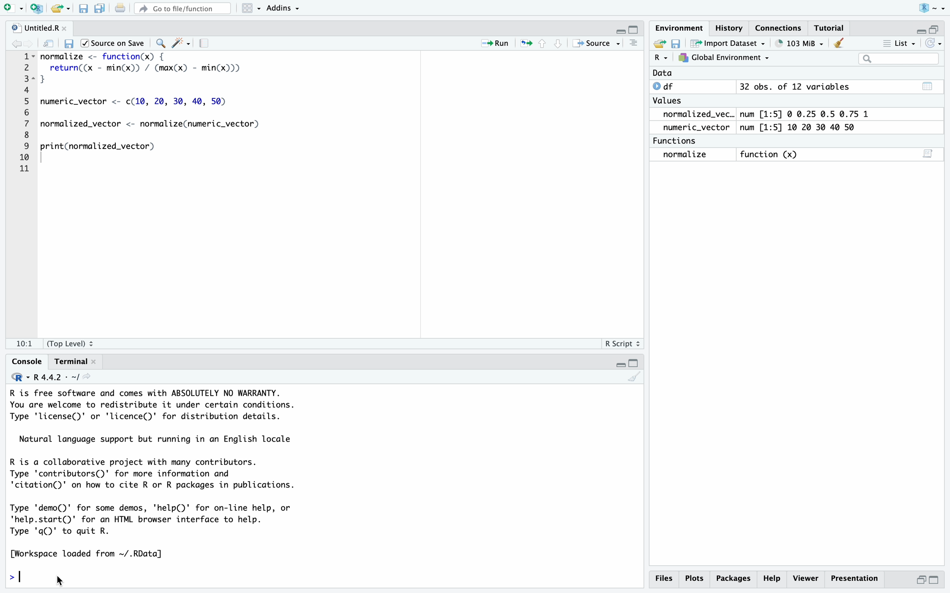  Describe the element at coordinates (661, 59) in the screenshot. I see `R` at that location.